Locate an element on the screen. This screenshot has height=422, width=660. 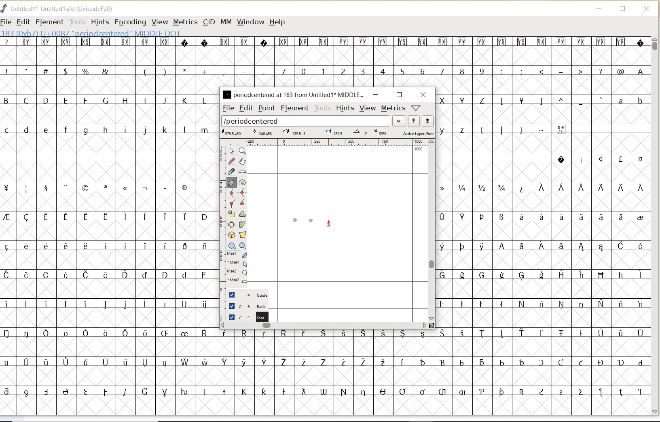
Add a corner point is located at coordinates (231, 203).